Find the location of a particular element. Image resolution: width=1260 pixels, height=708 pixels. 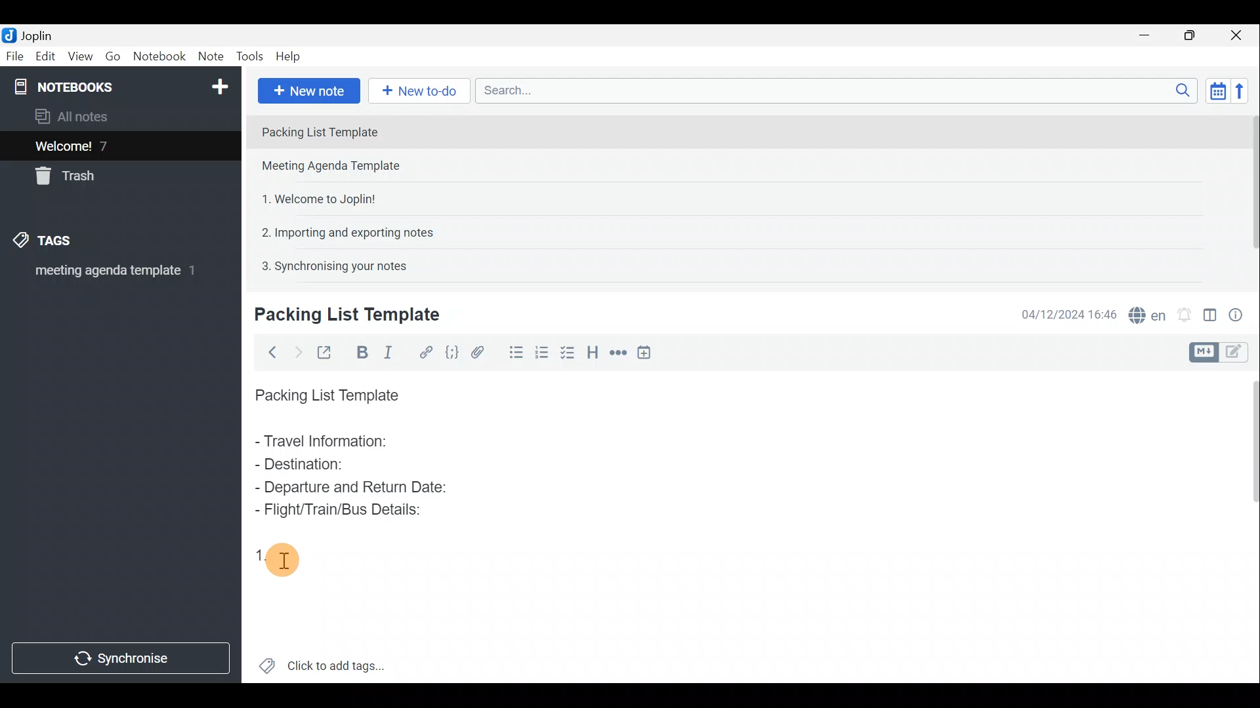

New to-do is located at coordinates (420, 91).